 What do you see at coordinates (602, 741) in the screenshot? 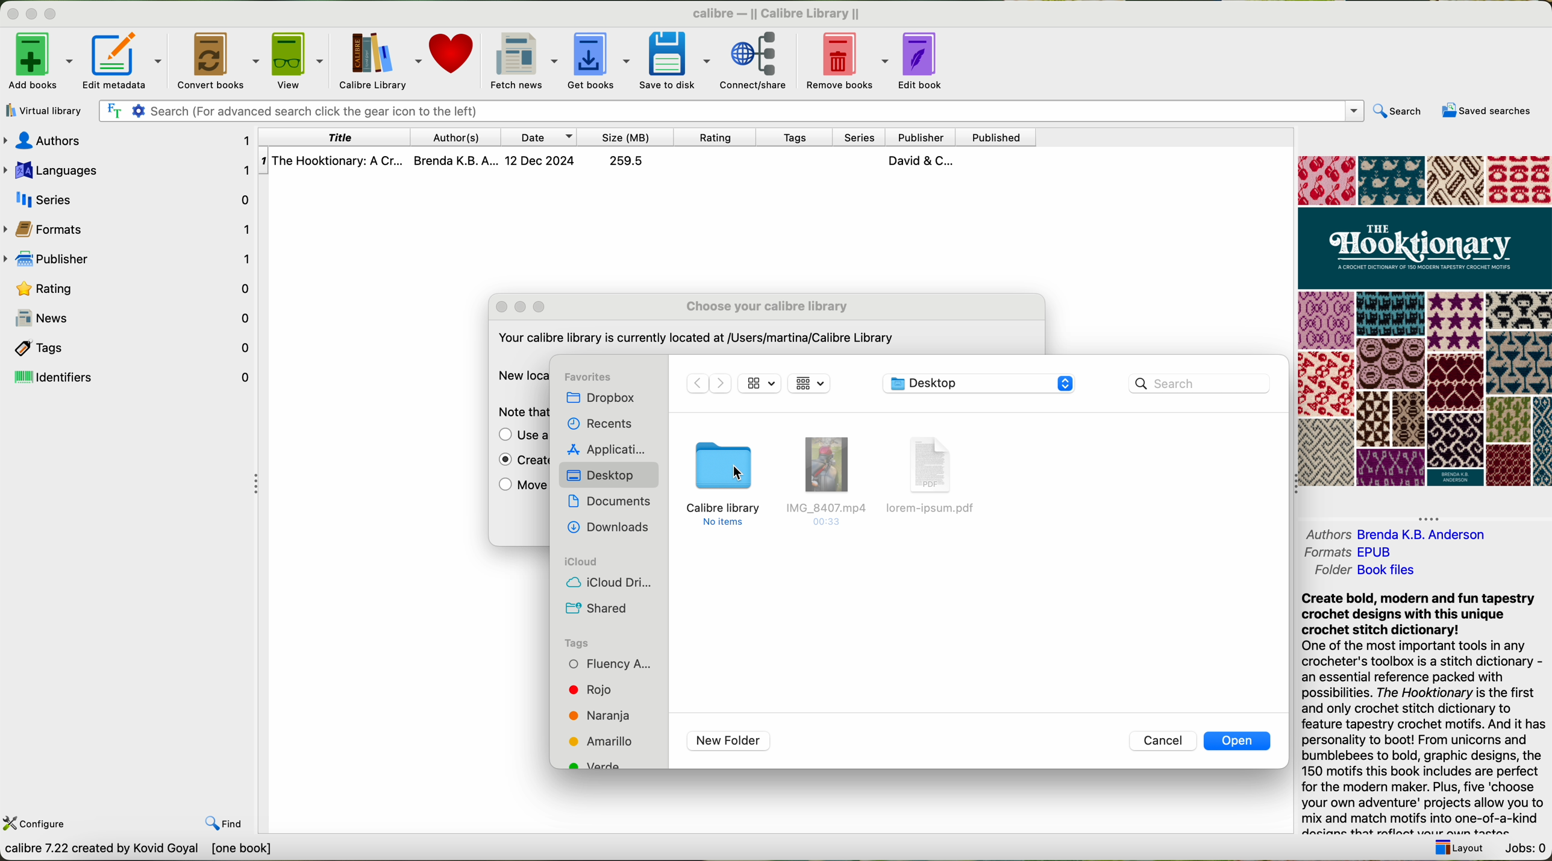
I see `tag` at bounding box center [602, 741].